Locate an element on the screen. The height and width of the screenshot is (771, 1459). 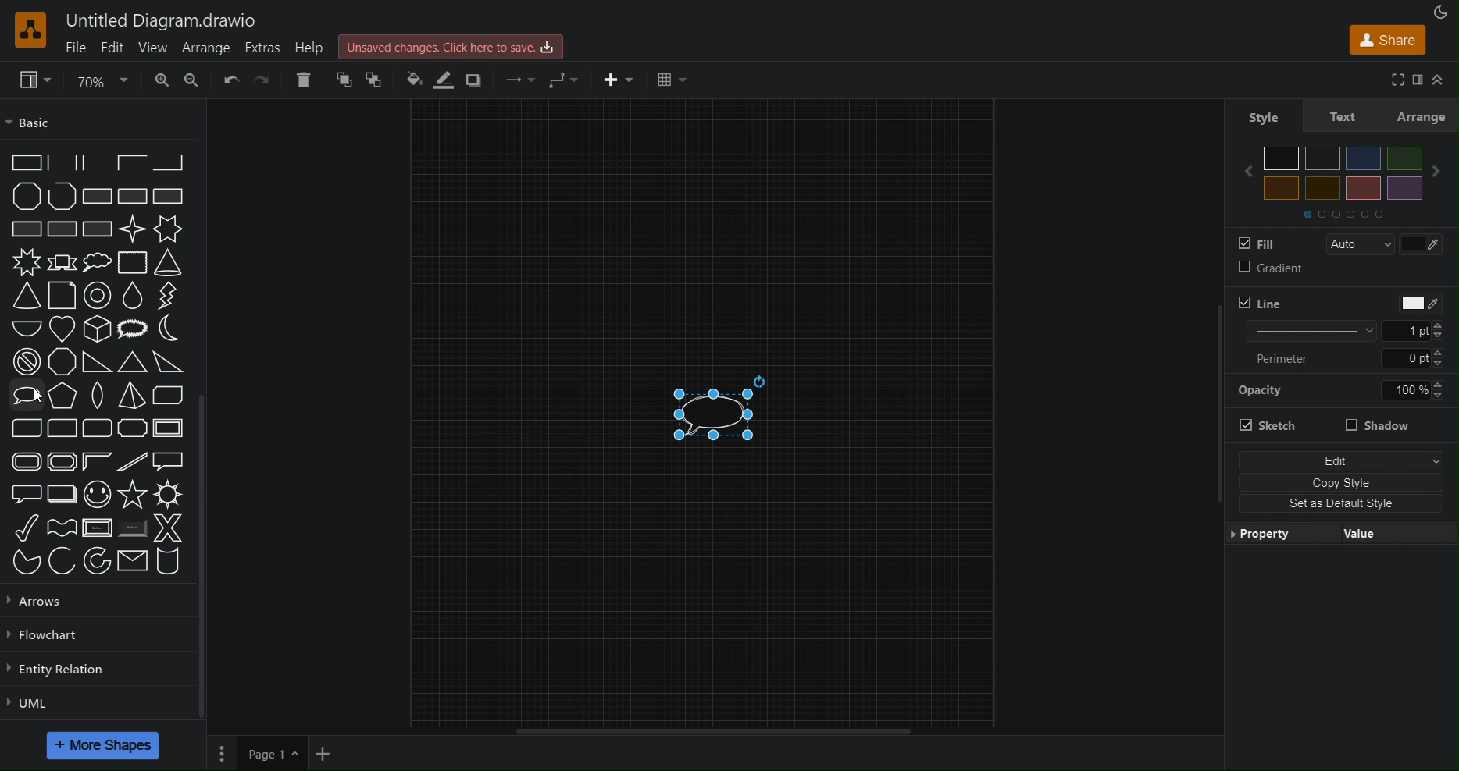
Diagnol Strip Rectangle is located at coordinates (167, 396).